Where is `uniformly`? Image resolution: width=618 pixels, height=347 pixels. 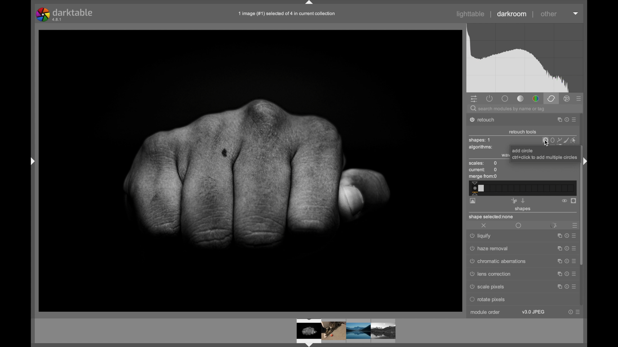 uniformly is located at coordinates (519, 226).